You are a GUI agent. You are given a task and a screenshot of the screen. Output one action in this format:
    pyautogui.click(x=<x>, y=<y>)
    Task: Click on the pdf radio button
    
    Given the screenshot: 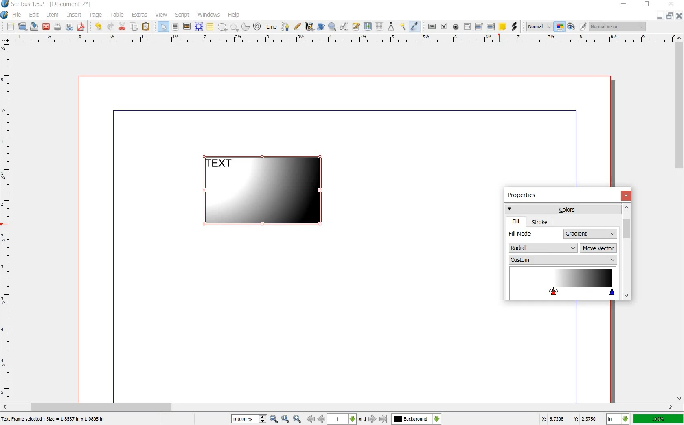 What is the action you would take?
    pyautogui.click(x=456, y=27)
    